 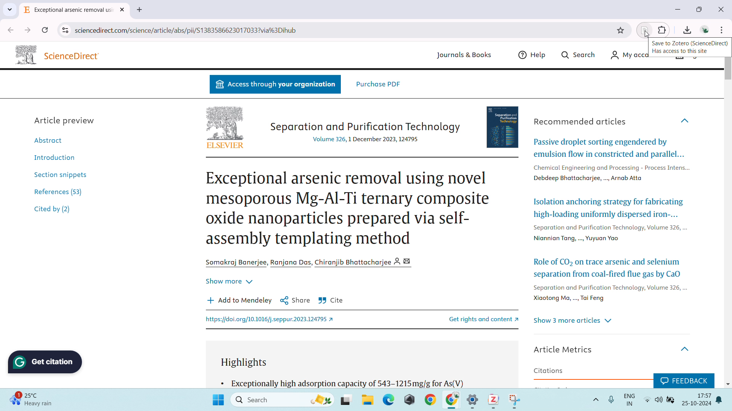 What do you see at coordinates (549, 371) in the screenshot?
I see `Citations` at bounding box center [549, 371].